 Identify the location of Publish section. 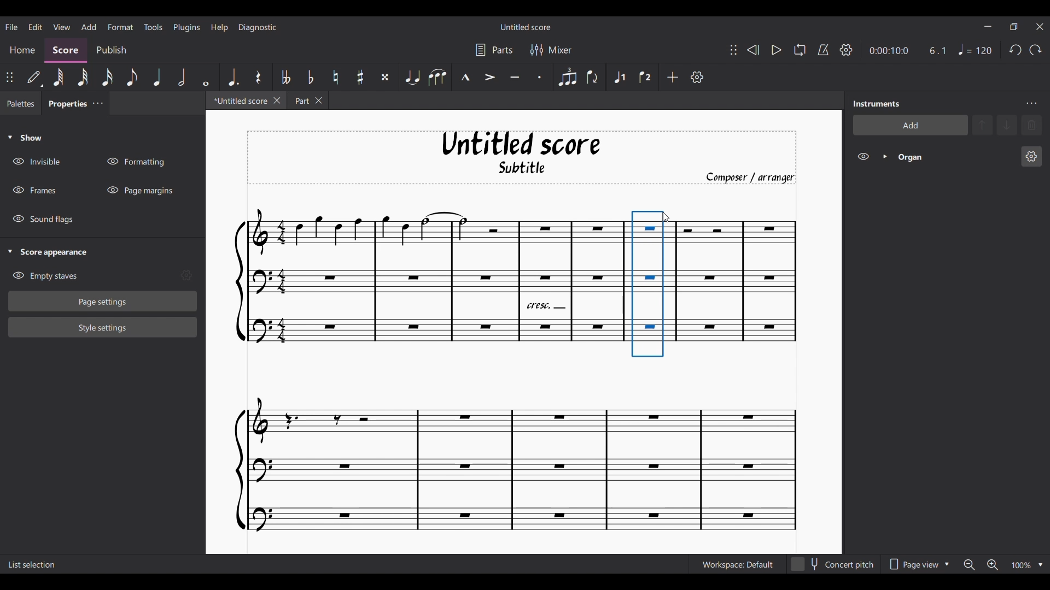
(110, 51).